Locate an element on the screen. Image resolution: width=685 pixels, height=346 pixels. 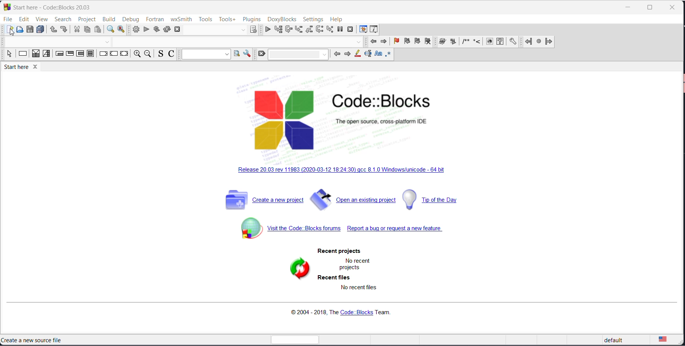
text and dropdown is located at coordinates (205, 55).